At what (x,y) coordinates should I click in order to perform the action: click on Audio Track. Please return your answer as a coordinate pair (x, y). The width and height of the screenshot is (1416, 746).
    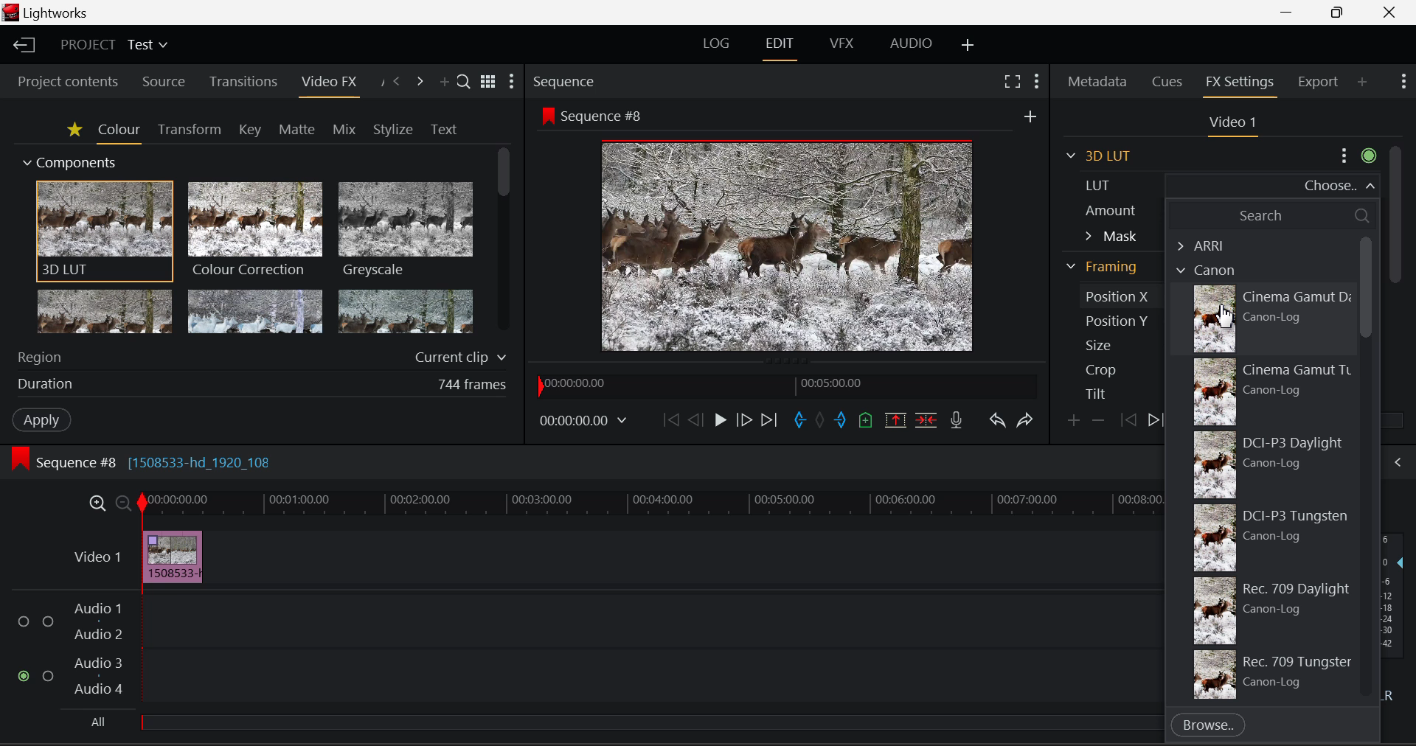
    Looking at the image, I should click on (651, 674).